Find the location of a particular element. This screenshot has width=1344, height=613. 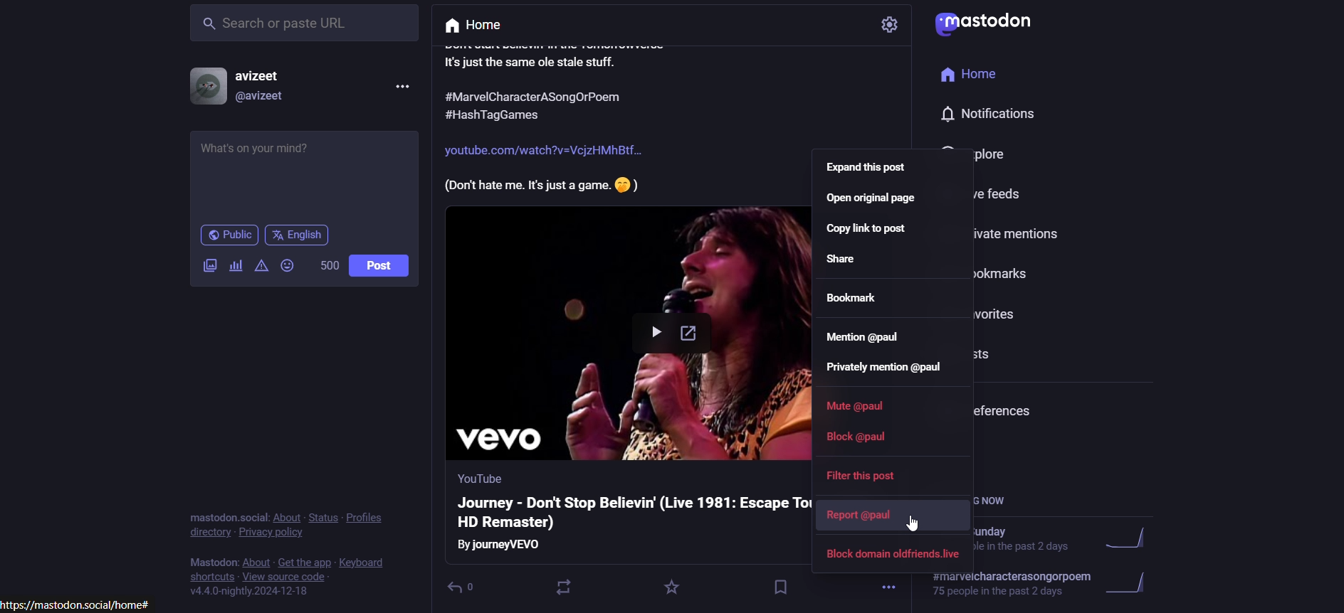

 is located at coordinates (977, 75).